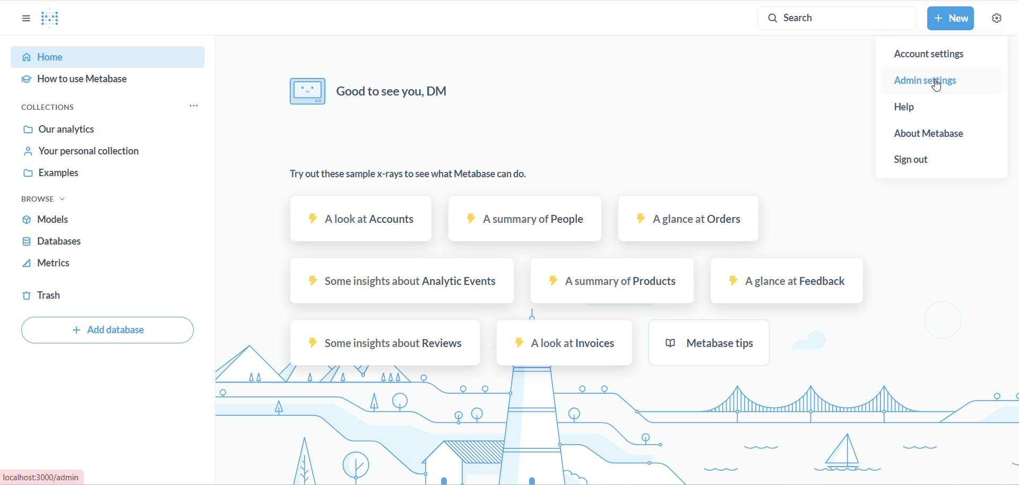 The height and width of the screenshot is (485, 1019). Describe the element at coordinates (24, 19) in the screenshot. I see `options` at that location.